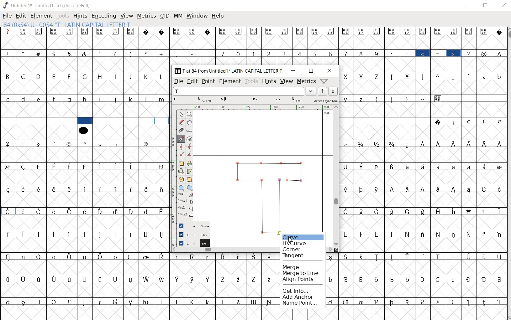 This screenshot has width=511, height=320. What do you see at coordinates (469, 302) in the screenshot?
I see `Symbol` at bounding box center [469, 302].